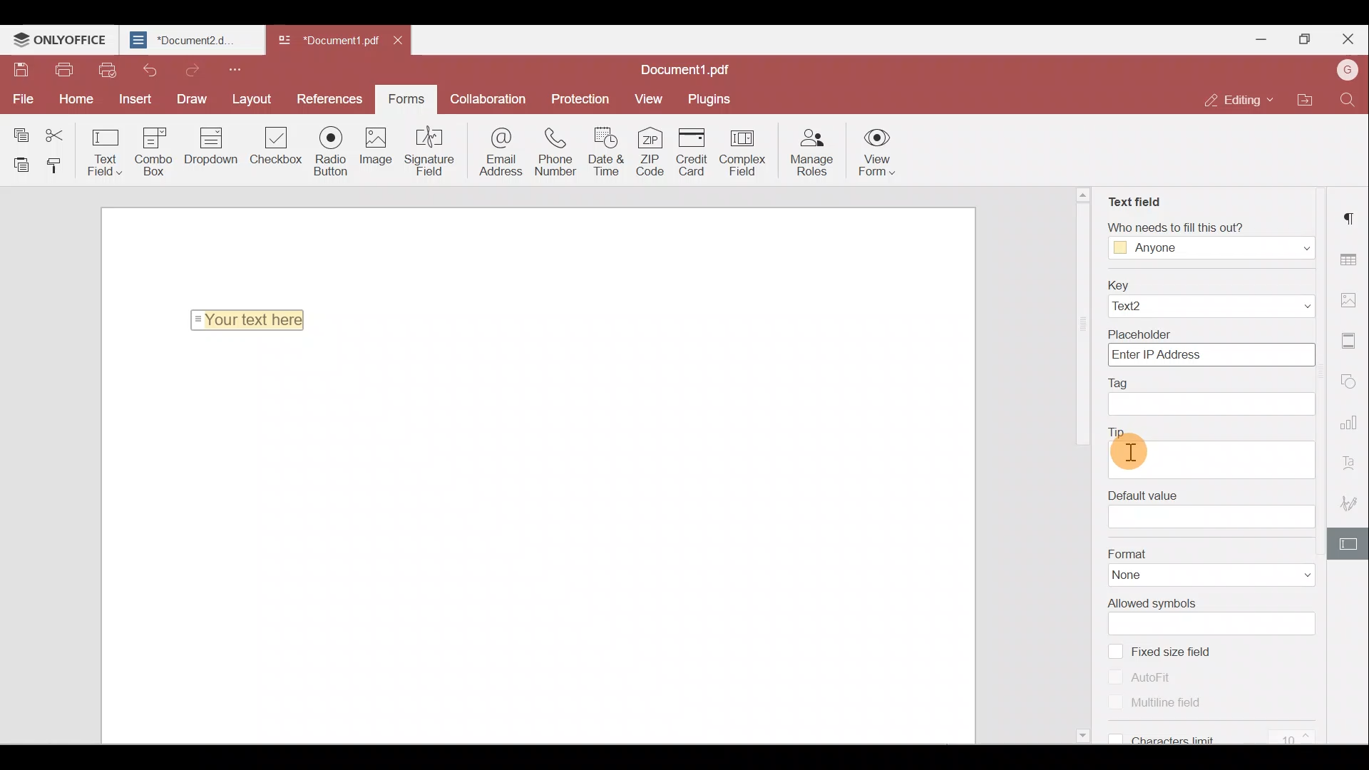 Image resolution: width=1369 pixels, height=770 pixels. I want to click on Allowed symbols field, so click(1219, 624).